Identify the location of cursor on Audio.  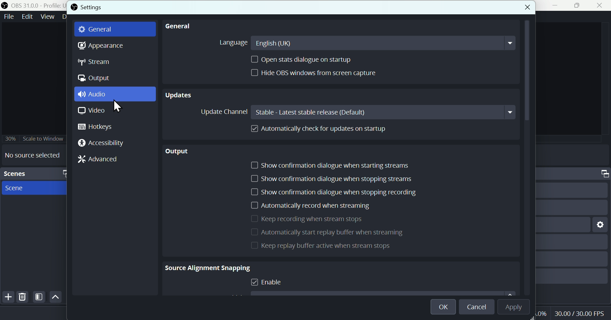
(118, 106).